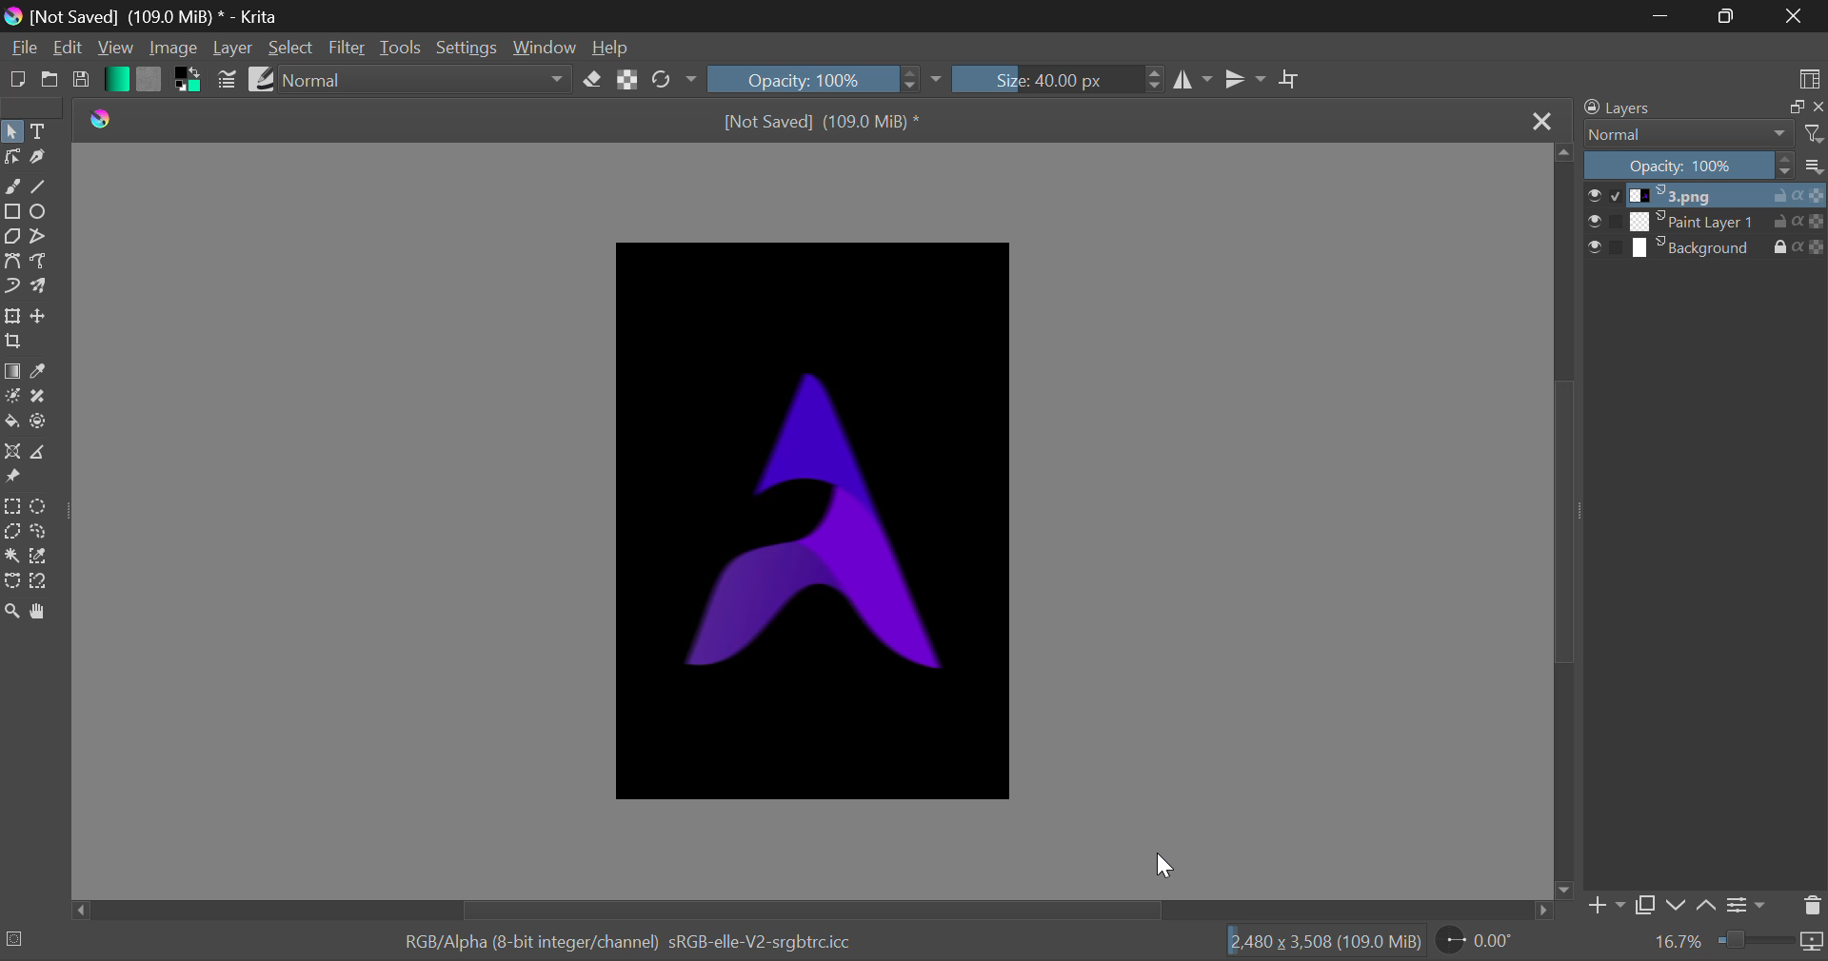  Describe the element at coordinates (612, 938) in the screenshot. I see `RGB/Alpha (8-bit integer/channel) sRGB-elle-V2-srgbtrc.icc` at that location.